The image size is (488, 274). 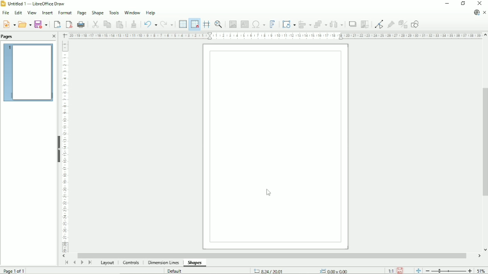 I want to click on Edit, so click(x=18, y=13).